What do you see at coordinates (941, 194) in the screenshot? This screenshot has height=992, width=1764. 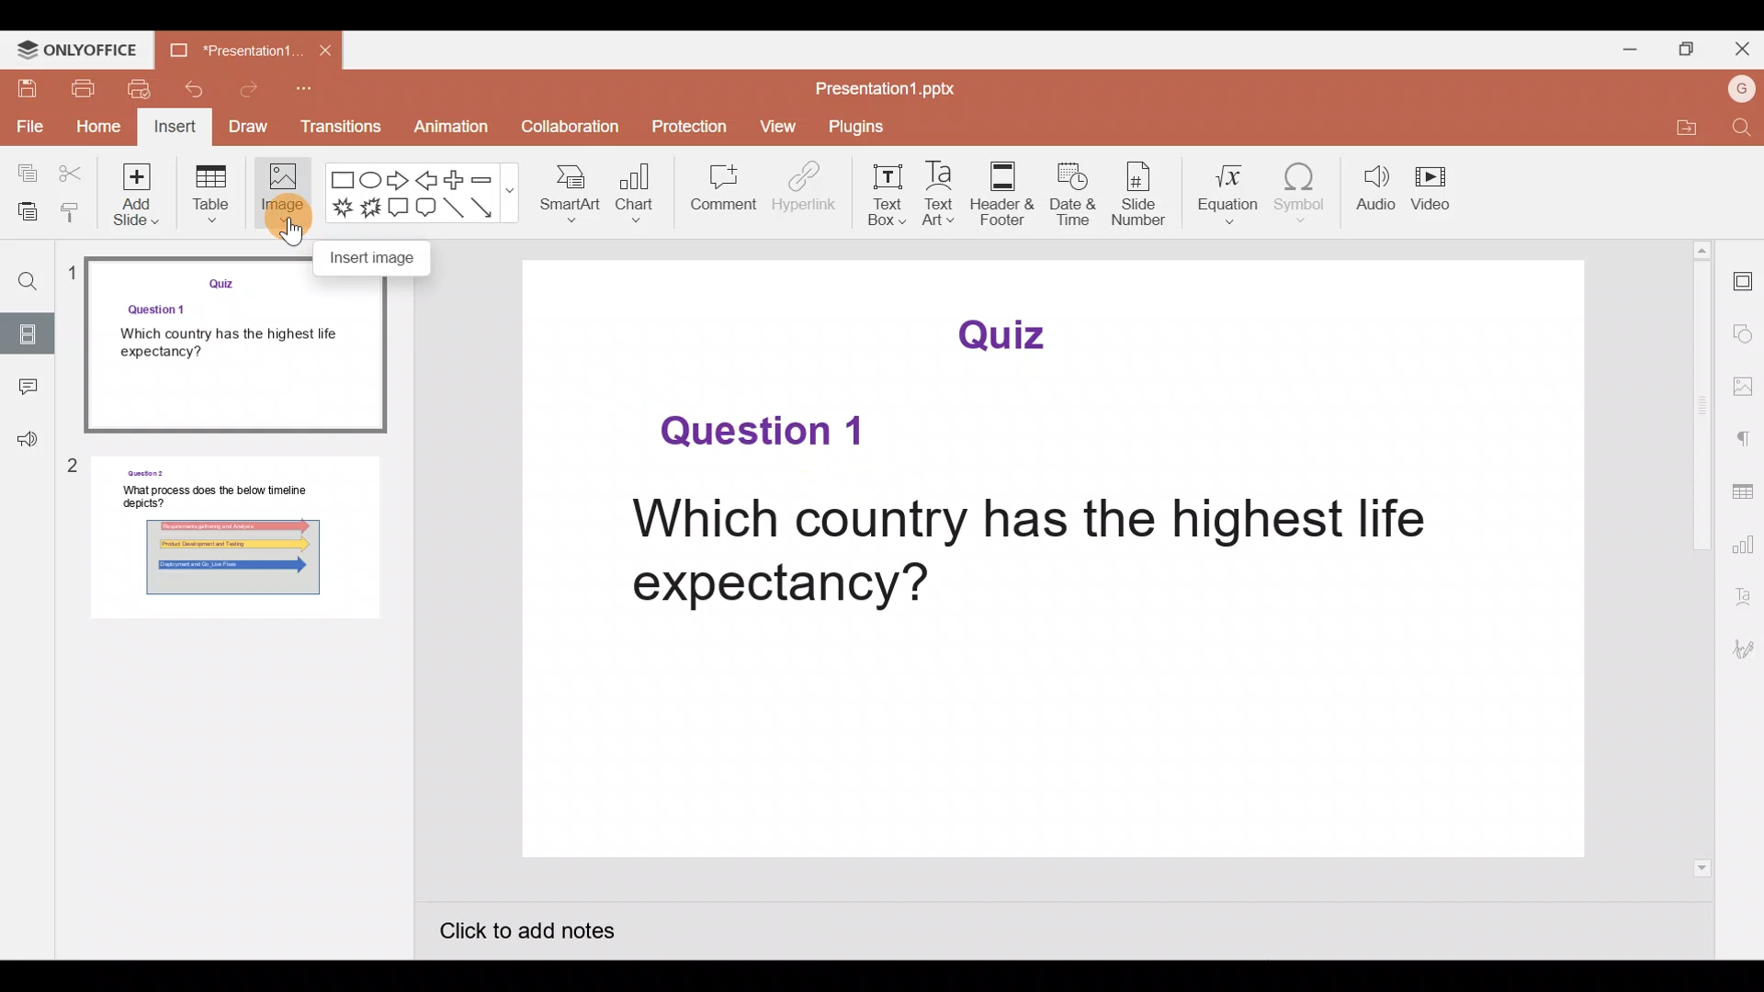 I see `Text Art` at bounding box center [941, 194].